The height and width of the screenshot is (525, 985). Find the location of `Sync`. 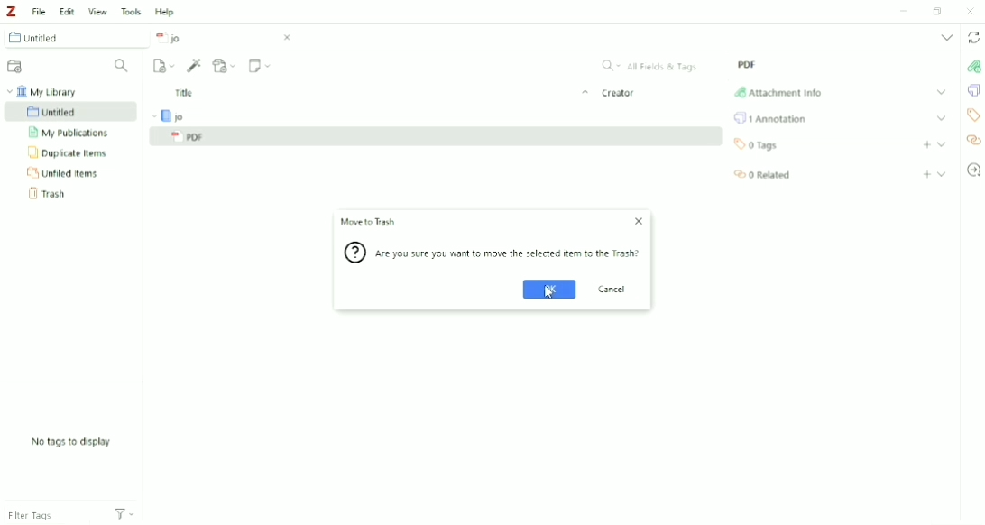

Sync is located at coordinates (973, 38).